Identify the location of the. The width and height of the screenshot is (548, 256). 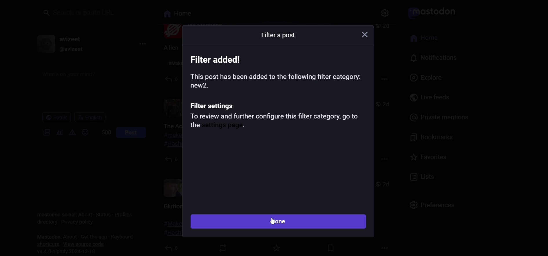
(193, 126).